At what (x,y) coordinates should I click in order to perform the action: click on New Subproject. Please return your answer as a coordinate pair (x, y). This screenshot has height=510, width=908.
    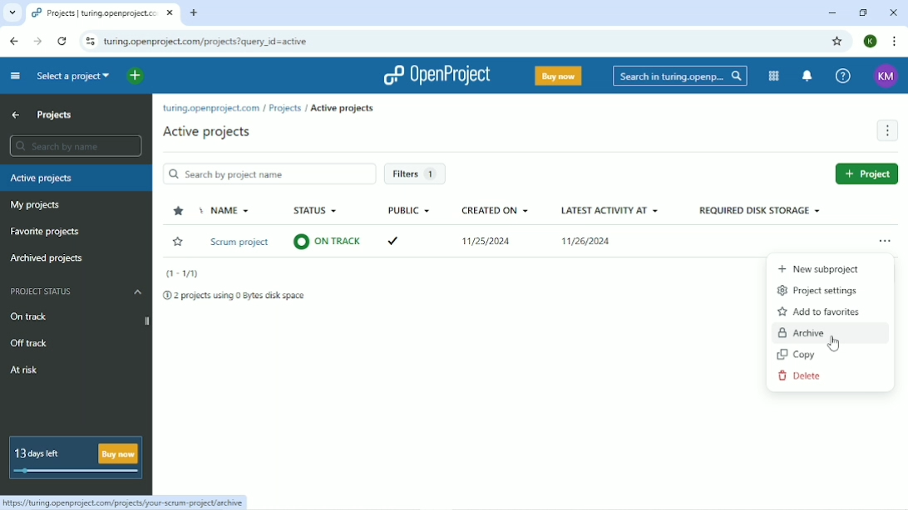
    Looking at the image, I should click on (818, 268).